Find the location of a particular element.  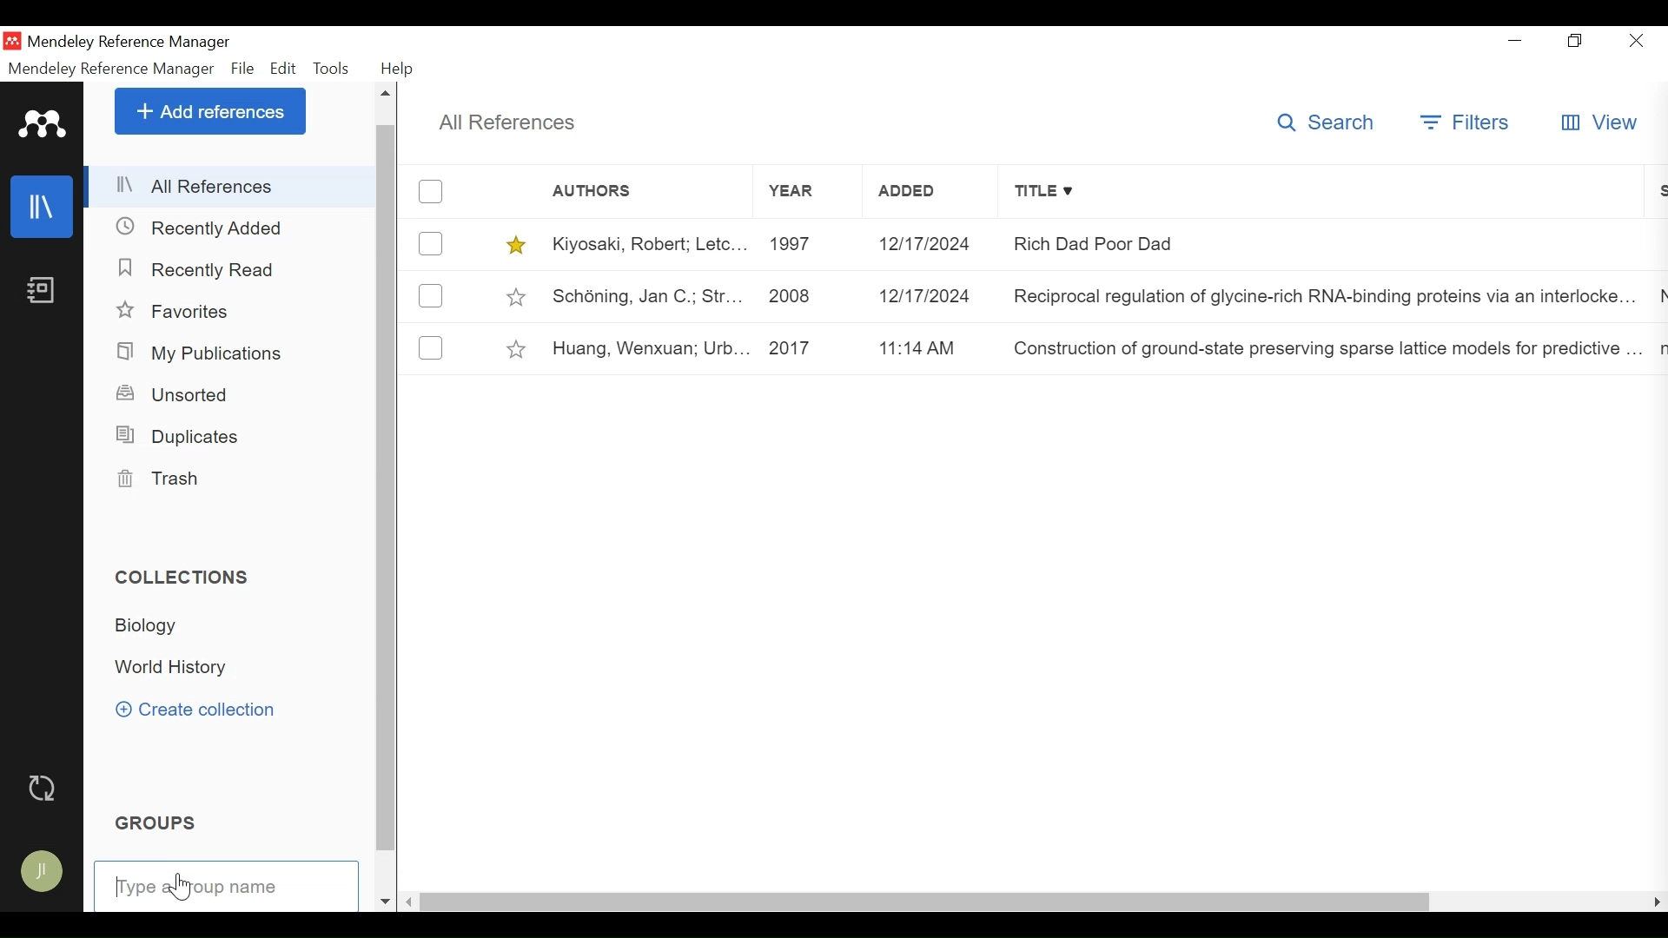

Unsorted is located at coordinates (179, 394).